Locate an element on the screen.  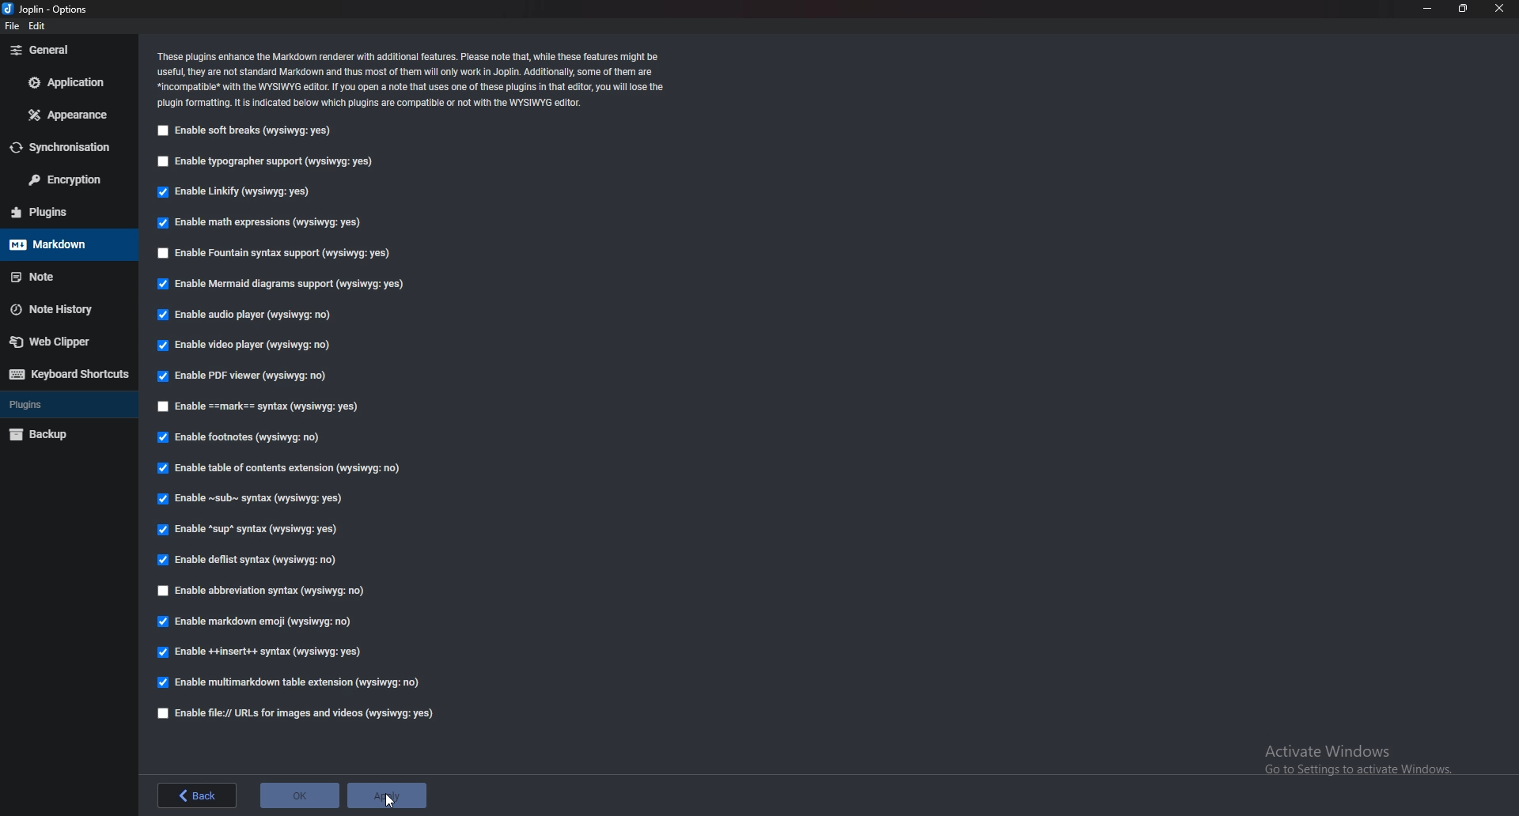
enable Markdown Emoji is located at coordinates (257, 622).